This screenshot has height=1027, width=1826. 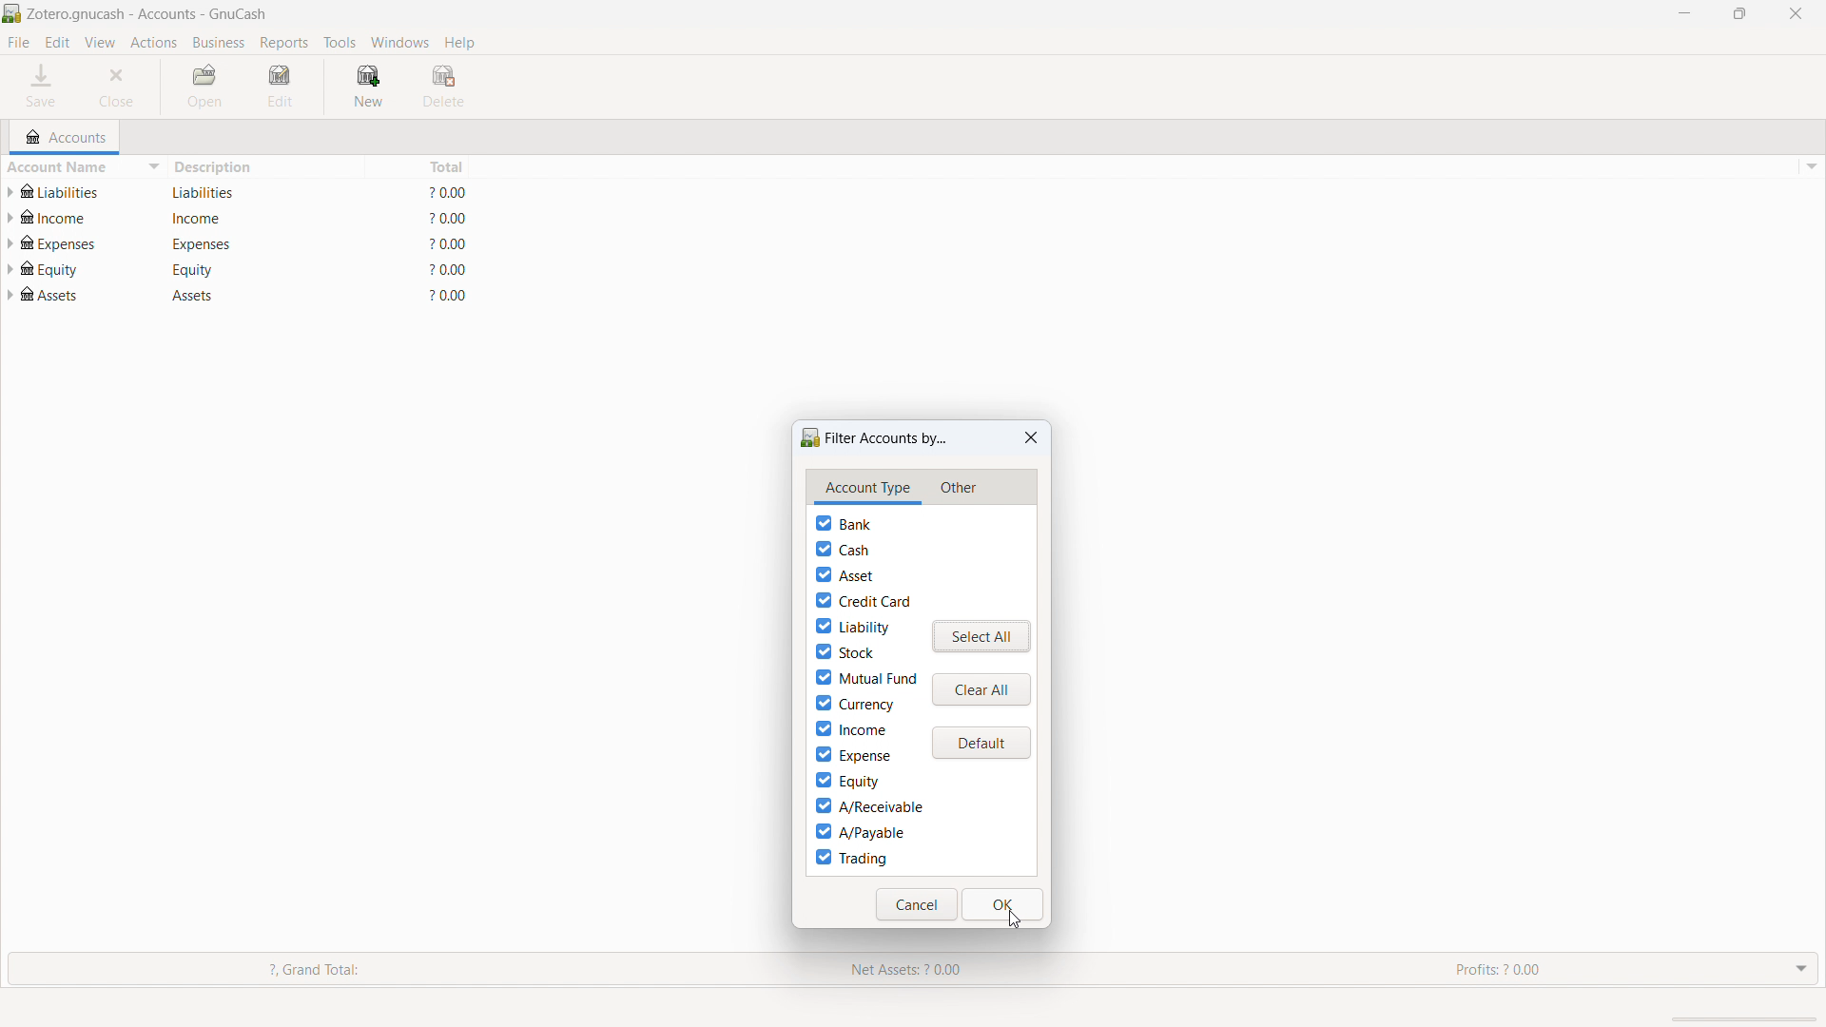 What do you see at coordinates (216, 272) in the screenshot?
I see `description` at bounding box center [216, 272].